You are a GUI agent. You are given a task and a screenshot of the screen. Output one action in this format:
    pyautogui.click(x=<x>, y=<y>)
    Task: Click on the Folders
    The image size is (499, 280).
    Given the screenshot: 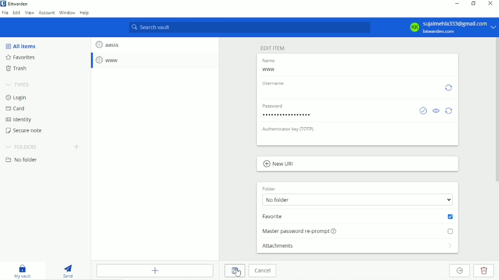 What is the action you would take?
    pyautogui.click(x=21, y=147)
    